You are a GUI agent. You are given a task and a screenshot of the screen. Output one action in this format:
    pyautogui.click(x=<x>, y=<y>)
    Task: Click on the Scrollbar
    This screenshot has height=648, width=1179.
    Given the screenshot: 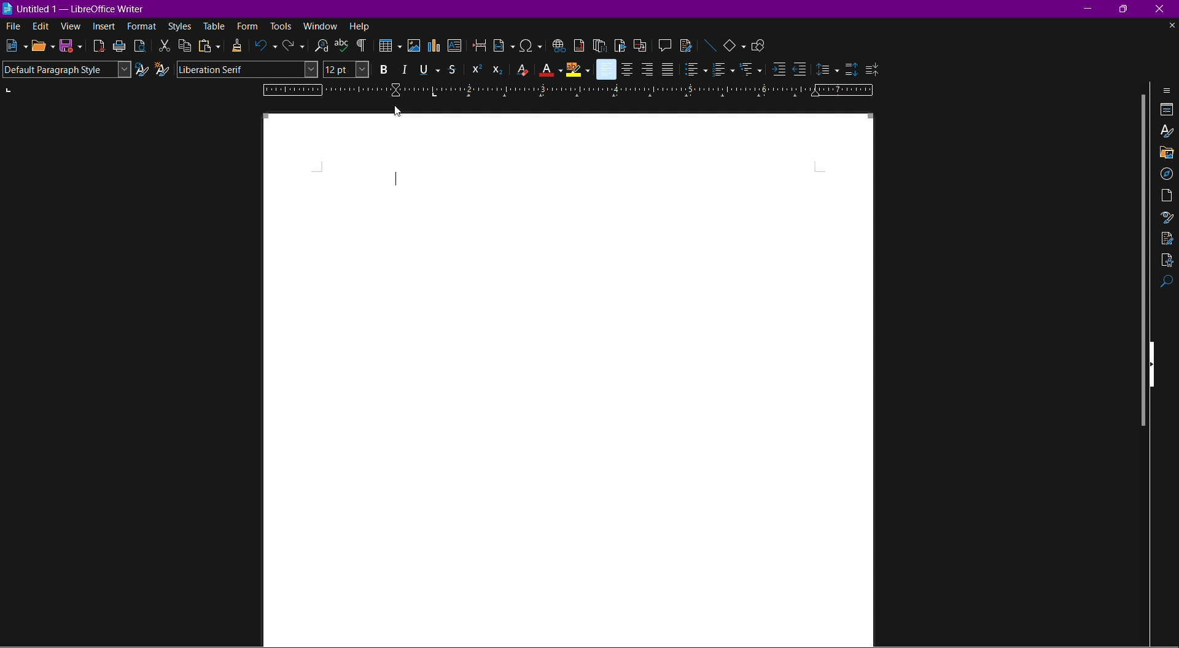 What is the action you would take?
    pyautogui.click(x=1138, y=262)
    